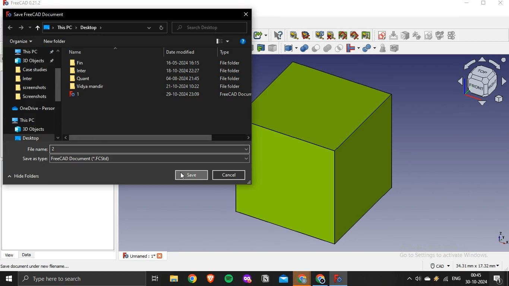 This screenshot has width=509, height=286. Describe the element at coordinates (28, 61) in the screenshot. I see `3d objects` at that location.